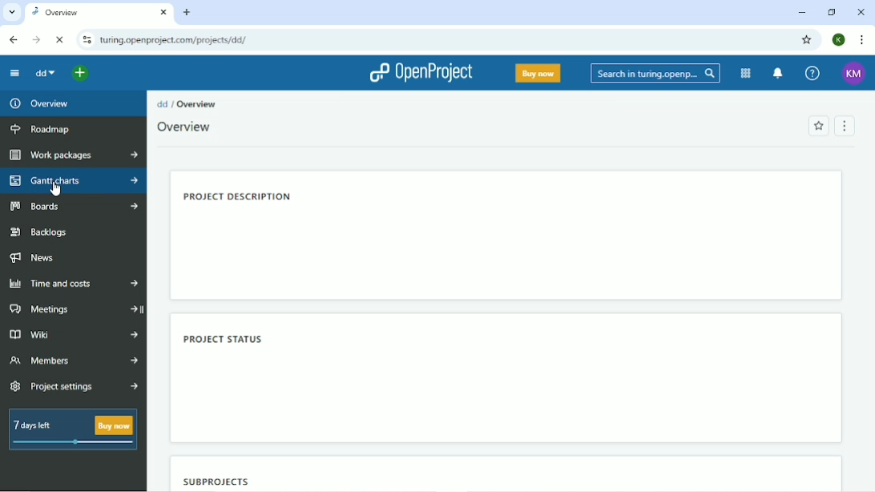 The height and width of the screenshot is (492, 875). What do you see at coordinates (41, 103) in the screenshot?
I see `Overview` at bounding box center [41, 103].